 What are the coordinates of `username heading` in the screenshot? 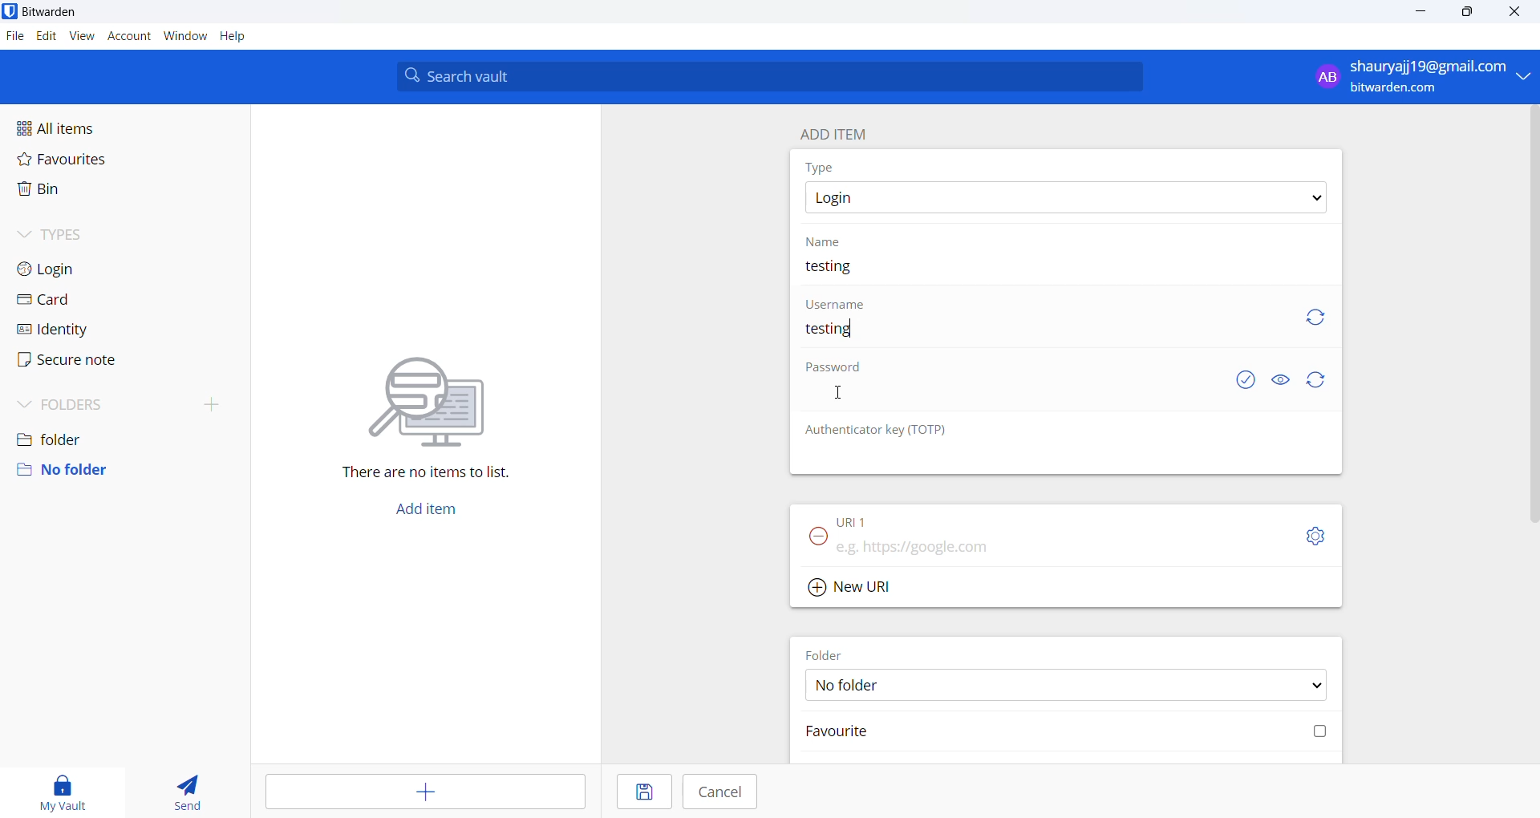 It's located at (837, 305).